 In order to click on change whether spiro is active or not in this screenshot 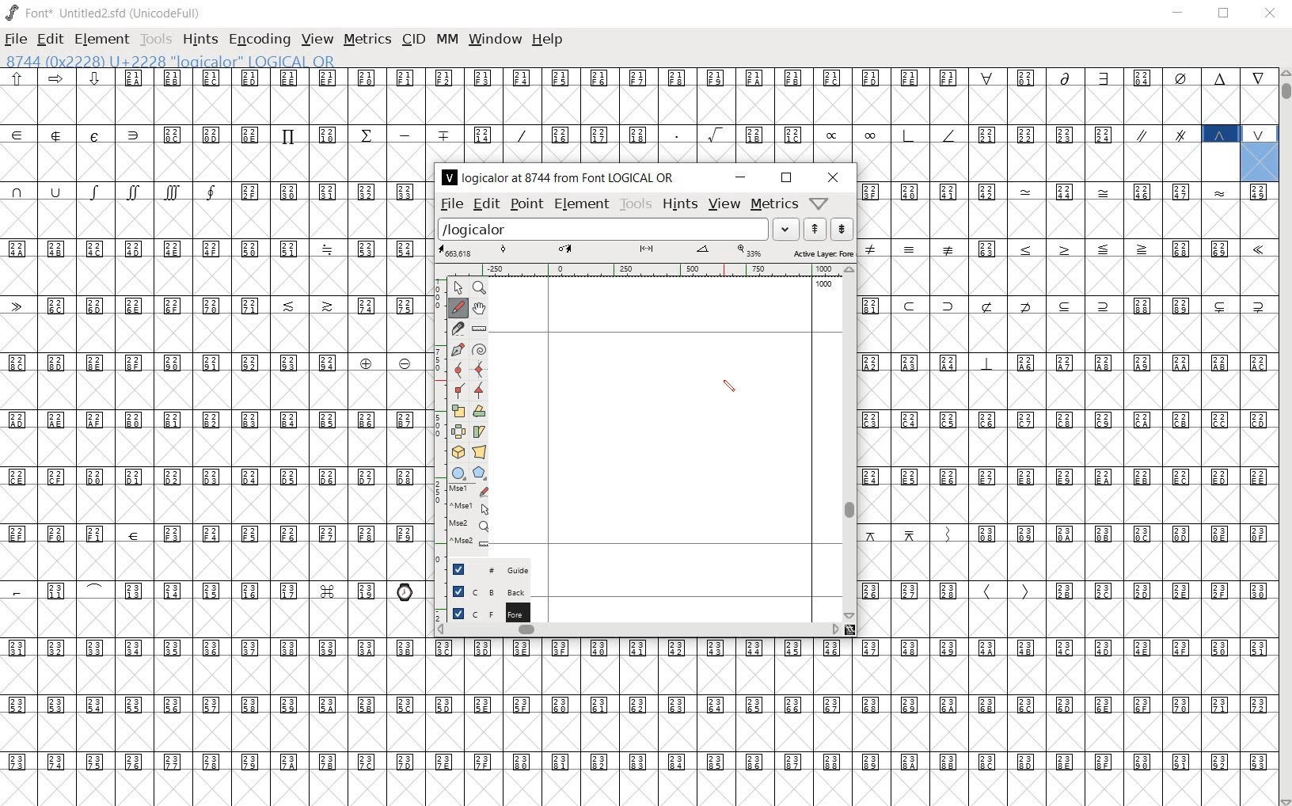, I will do `click(477, 349)`.